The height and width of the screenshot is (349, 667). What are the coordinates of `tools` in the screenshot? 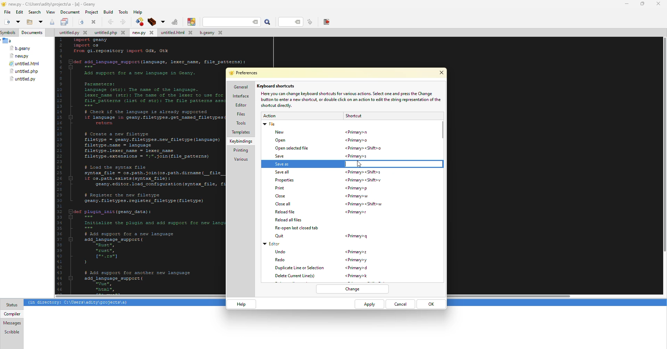 It's located at (124, 11).